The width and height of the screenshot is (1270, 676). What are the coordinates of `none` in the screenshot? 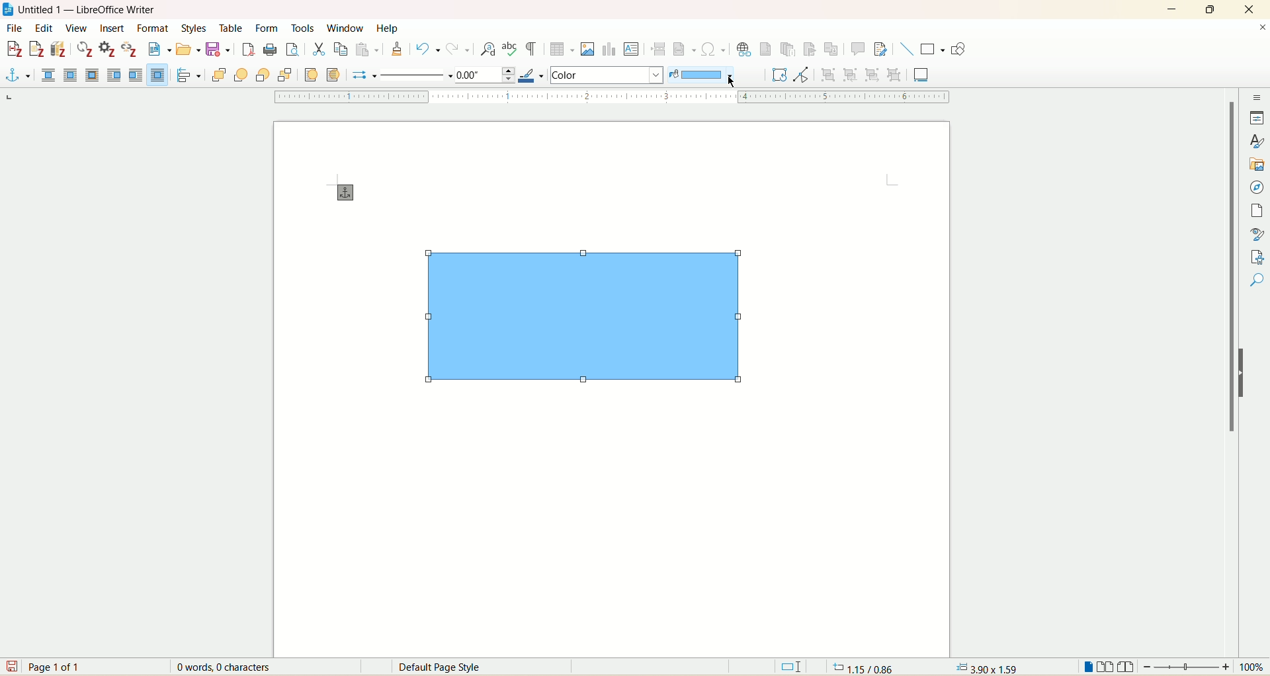 It's located at (50, 75).